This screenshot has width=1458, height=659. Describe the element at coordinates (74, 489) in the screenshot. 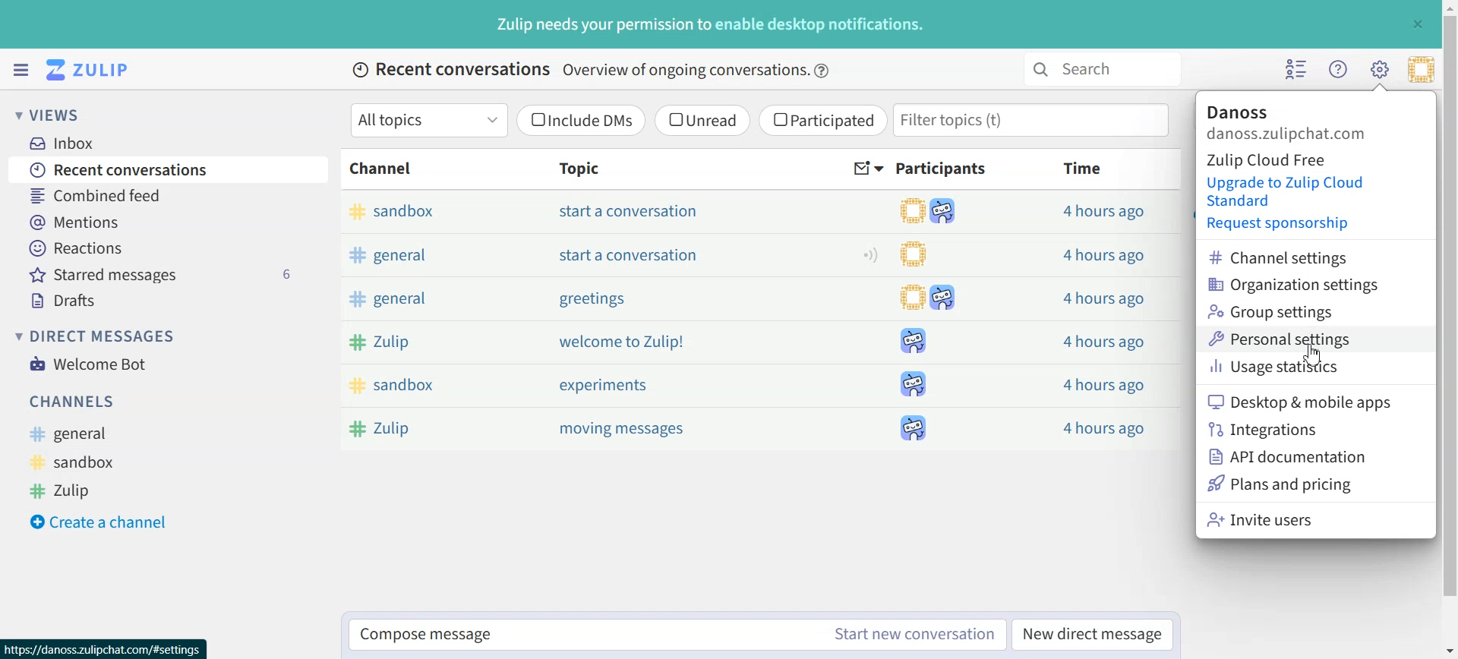

I see `#Zulip` at that location.